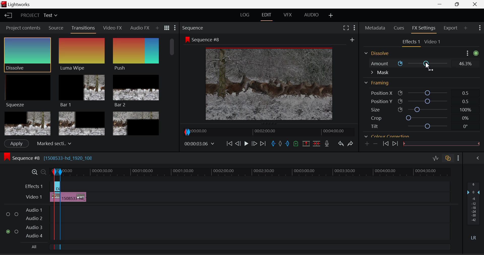 This screenshot has height=255, width=484. I want to click on Box 3, so click(136, 122).